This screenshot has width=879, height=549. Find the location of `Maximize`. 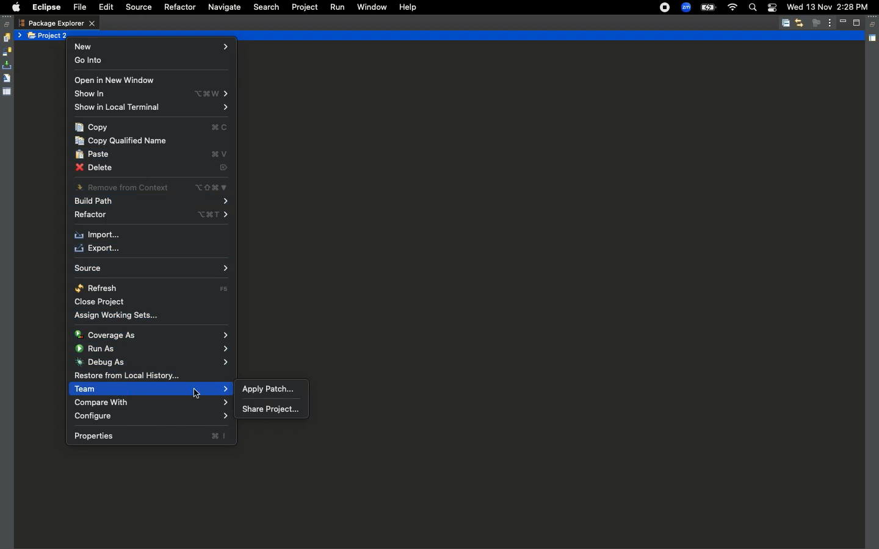

Maximize is located at coordinates (858, 23).